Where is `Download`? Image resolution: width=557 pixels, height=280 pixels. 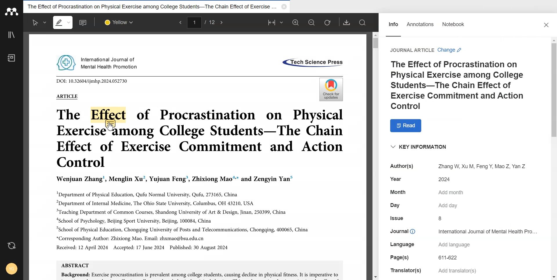
Download is located at coordinates (347, 22).